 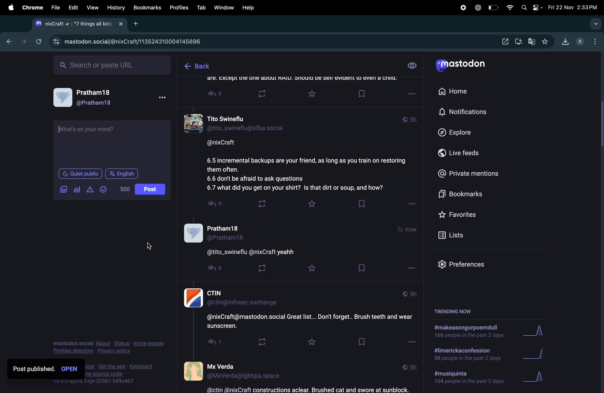 I want to click on Loop, so click(x=267, y=94).